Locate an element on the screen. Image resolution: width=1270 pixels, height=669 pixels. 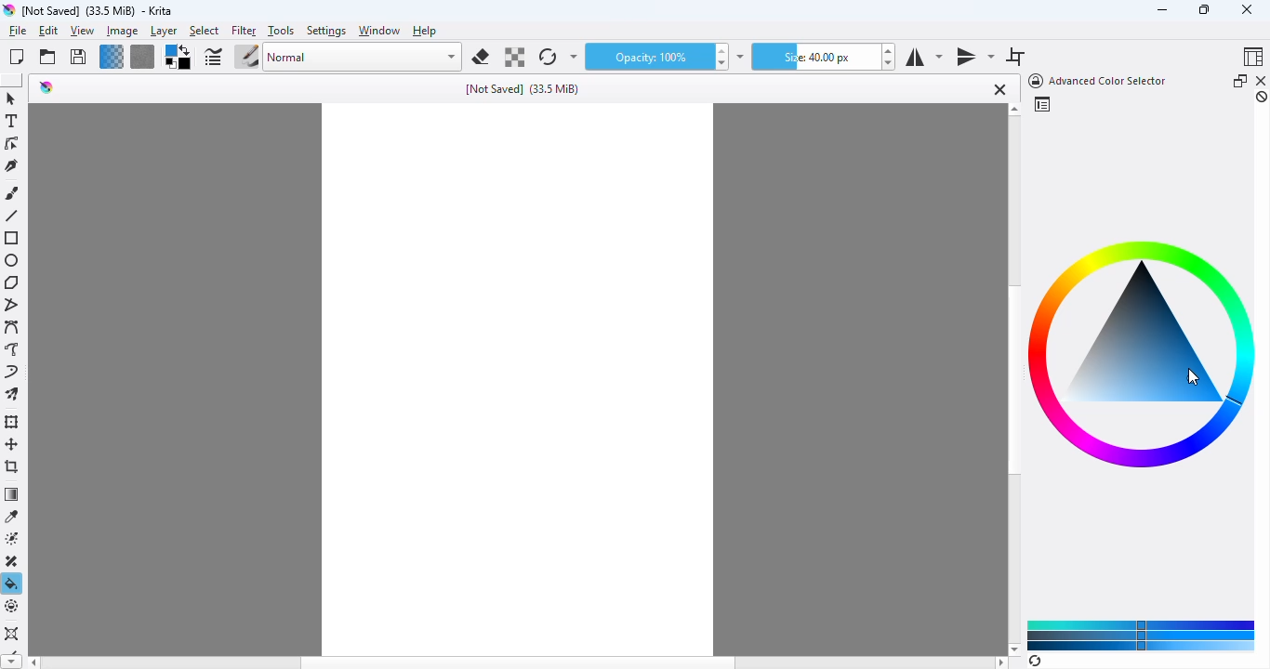
close is located at coordinates (998, 89).